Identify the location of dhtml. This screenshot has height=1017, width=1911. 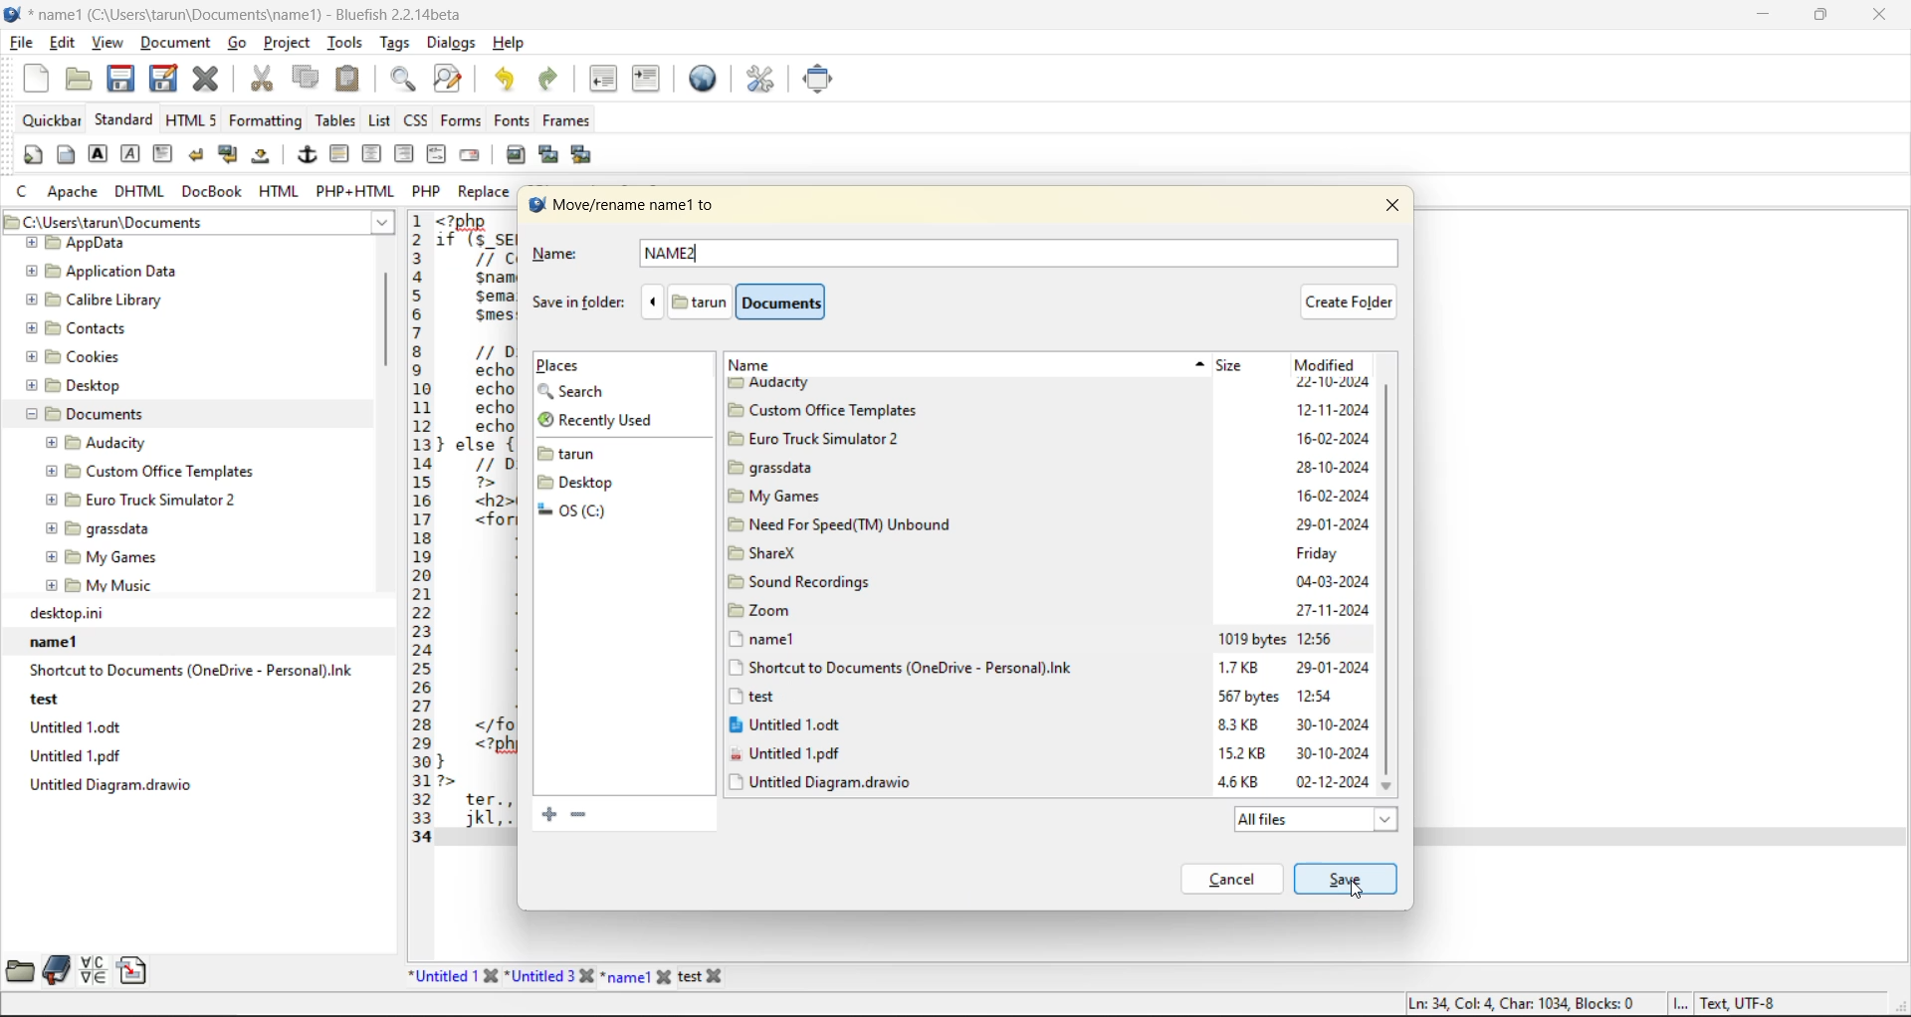
(140, 192).